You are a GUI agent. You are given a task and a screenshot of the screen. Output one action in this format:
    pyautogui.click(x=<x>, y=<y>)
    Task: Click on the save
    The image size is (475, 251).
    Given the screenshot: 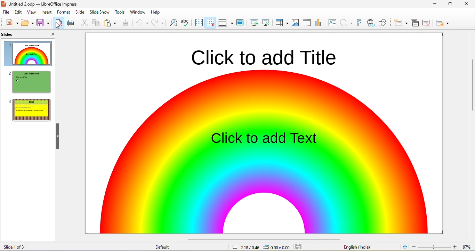 What is the action you would take?
    pyautogui.click(x=299, y=246)
    